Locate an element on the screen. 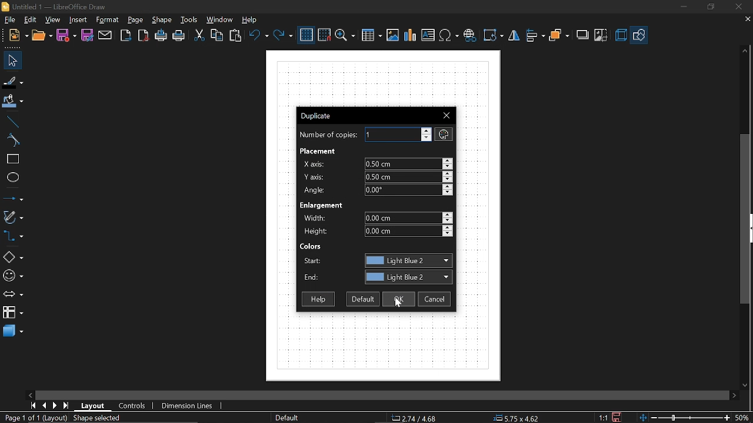 The height and width of the screenshot is (423, 753). Insert chart is located at coordinates (411, 35).